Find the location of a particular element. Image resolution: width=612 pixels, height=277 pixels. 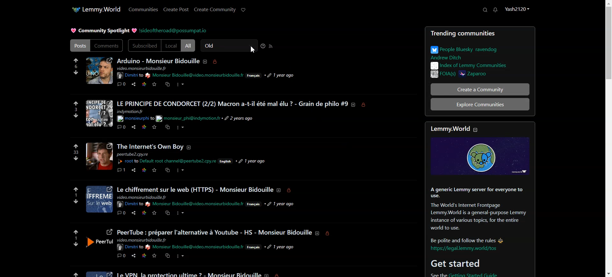

 is located at coordinates (191, 147).